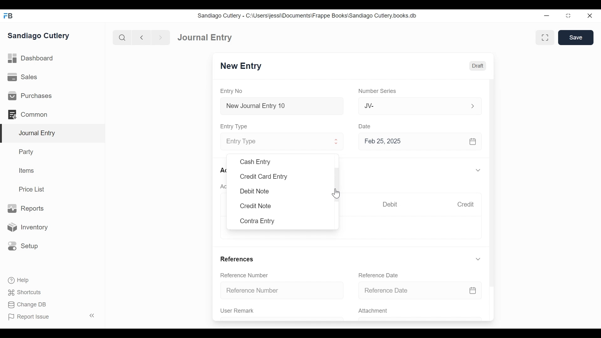  What do you see at coordinates (336, 181) in the screenshot?
I see `Vertical Scroll bar` at bounding box center [336, 181].